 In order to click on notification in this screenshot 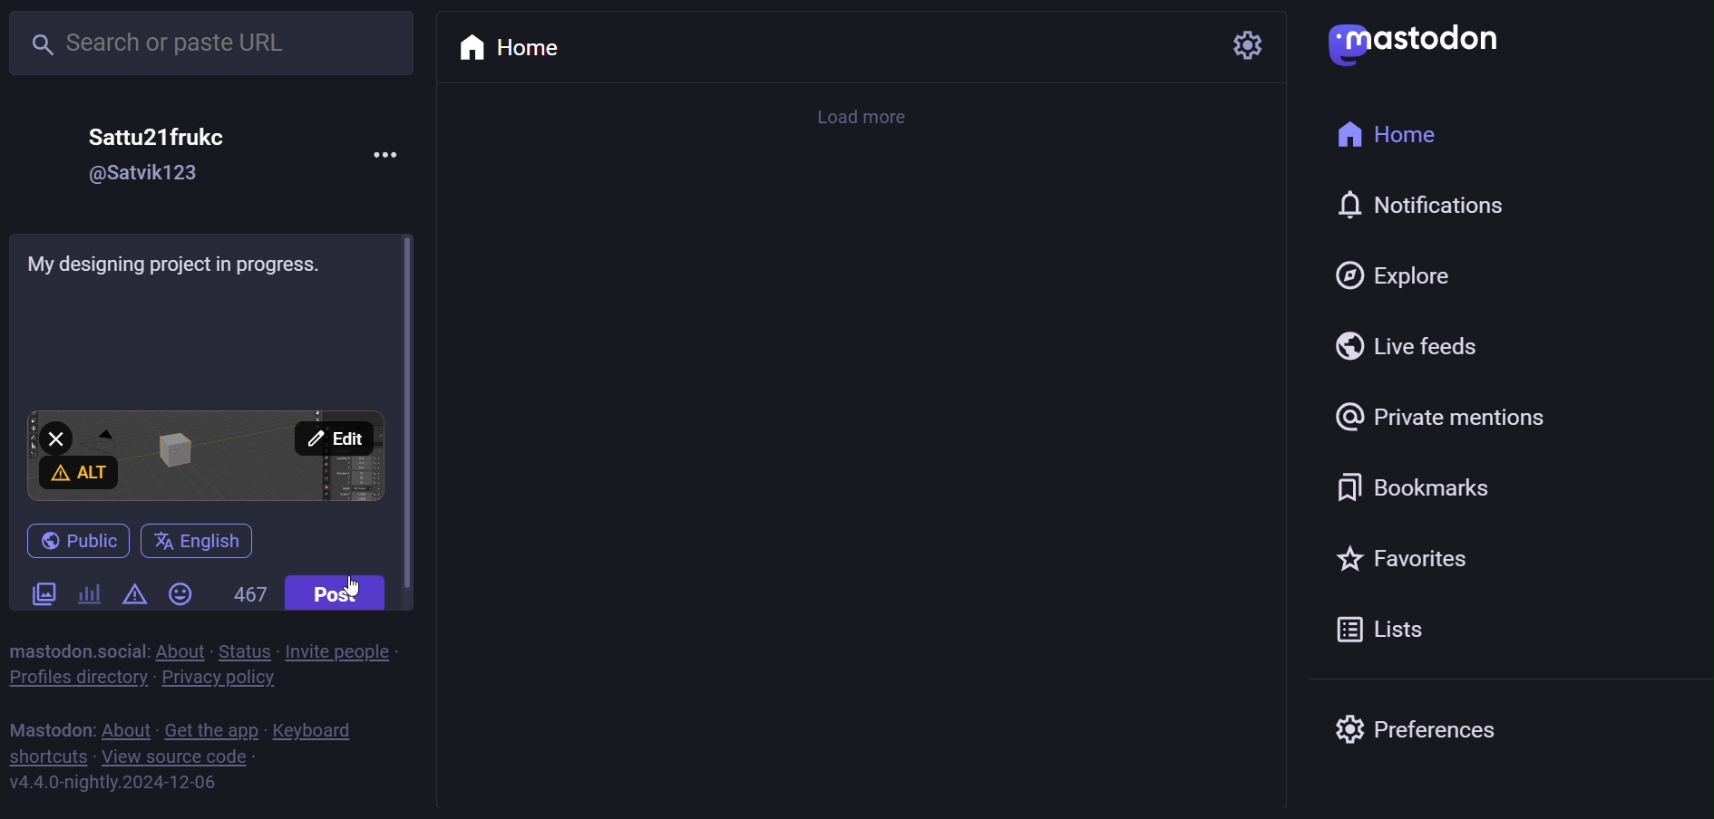, I will do `click(1420, 207)`.